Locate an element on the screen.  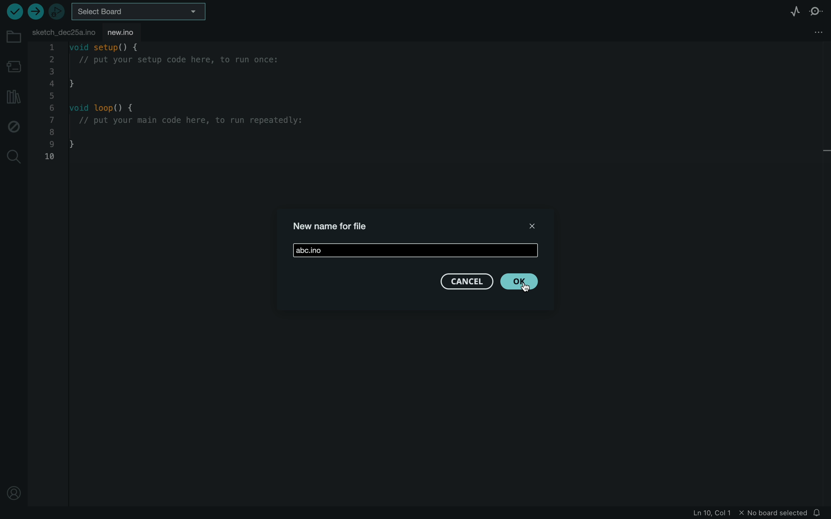
debug is located at coordinates (14, 127).